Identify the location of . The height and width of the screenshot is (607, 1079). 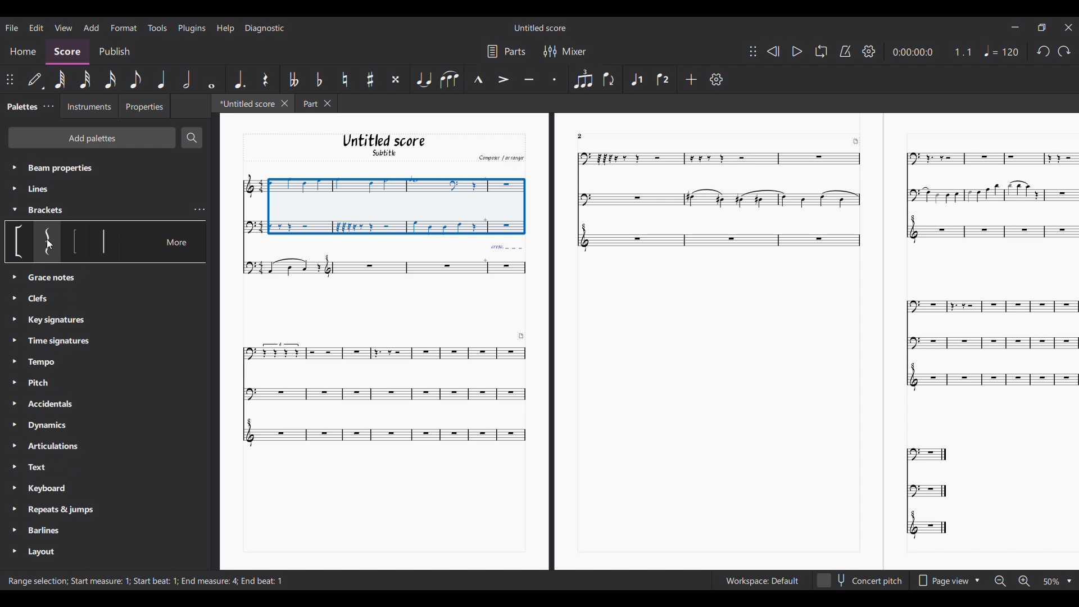
(12, 552).